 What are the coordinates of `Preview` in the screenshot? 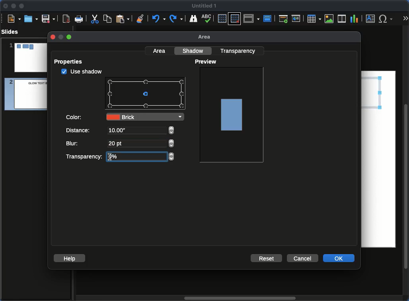 It's located at (207, 62).